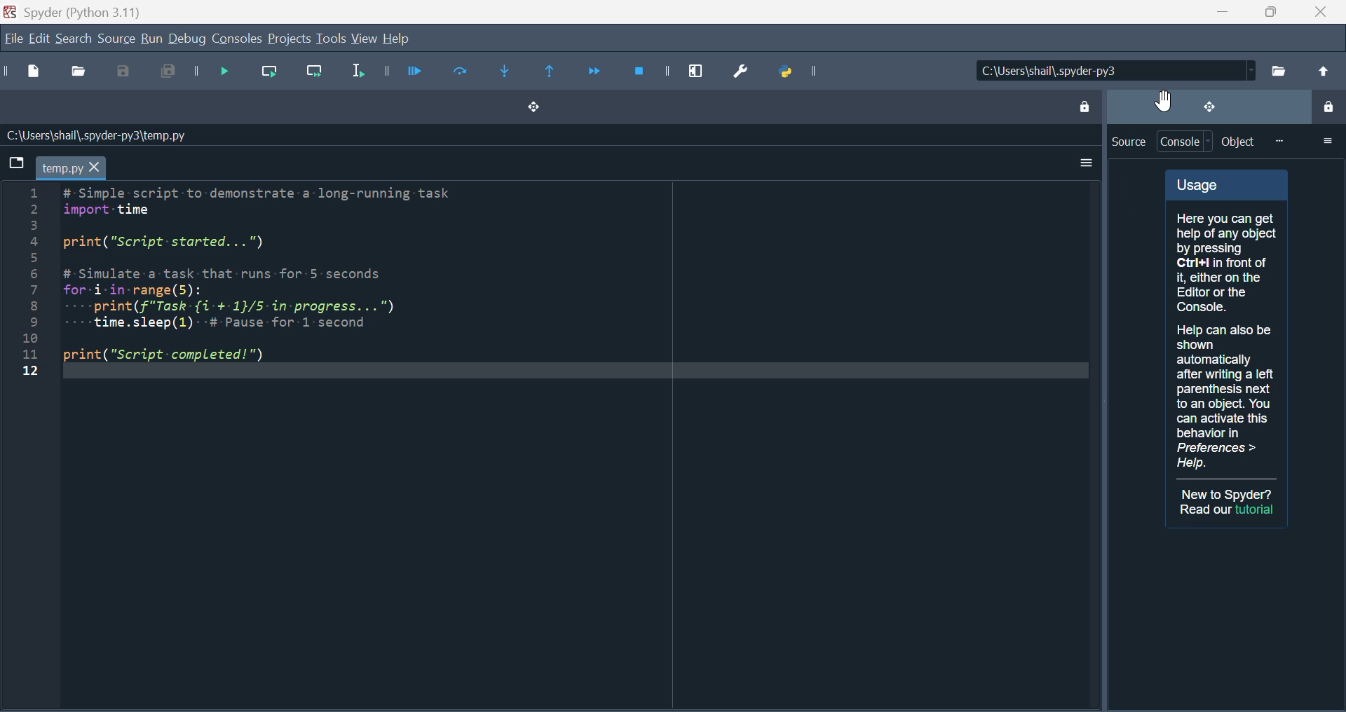 The image size is (1346, 712). Describe the element at coordinates (414, 71) in the screenshot. I see `Run file` at that location.